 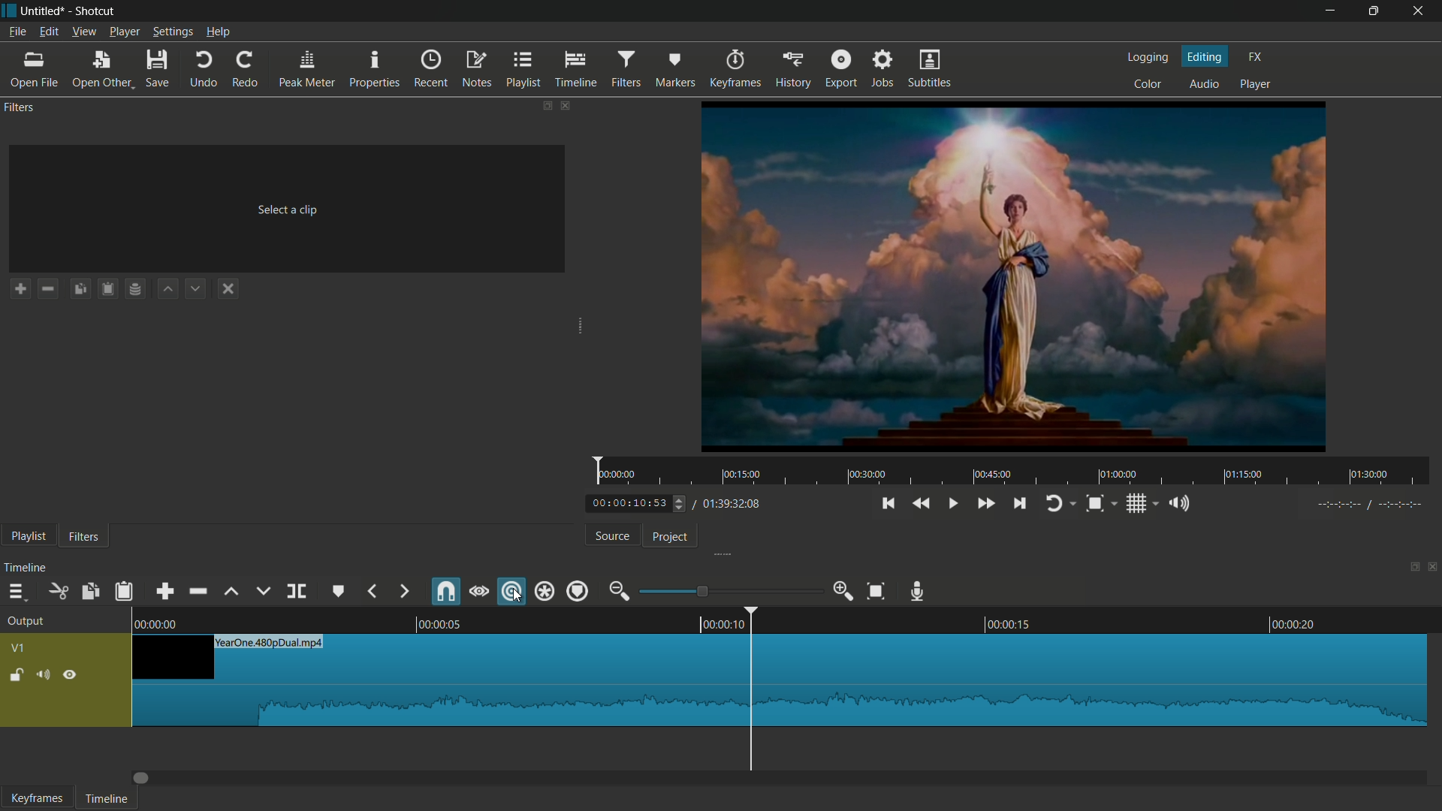 What do you see at coordinates (1136, 505) in the screenshot?
I see `toggle grid` at bounding box center [1136, 505].